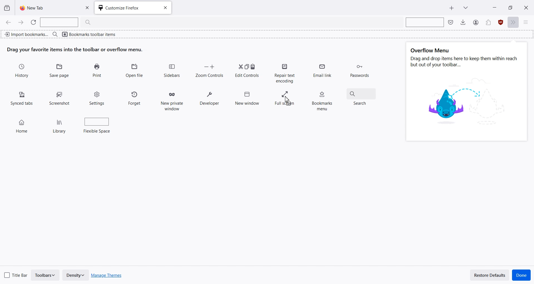  Describe the element at coordinates (69, 22) in the screenshot. I see `Search Bar` at that location.